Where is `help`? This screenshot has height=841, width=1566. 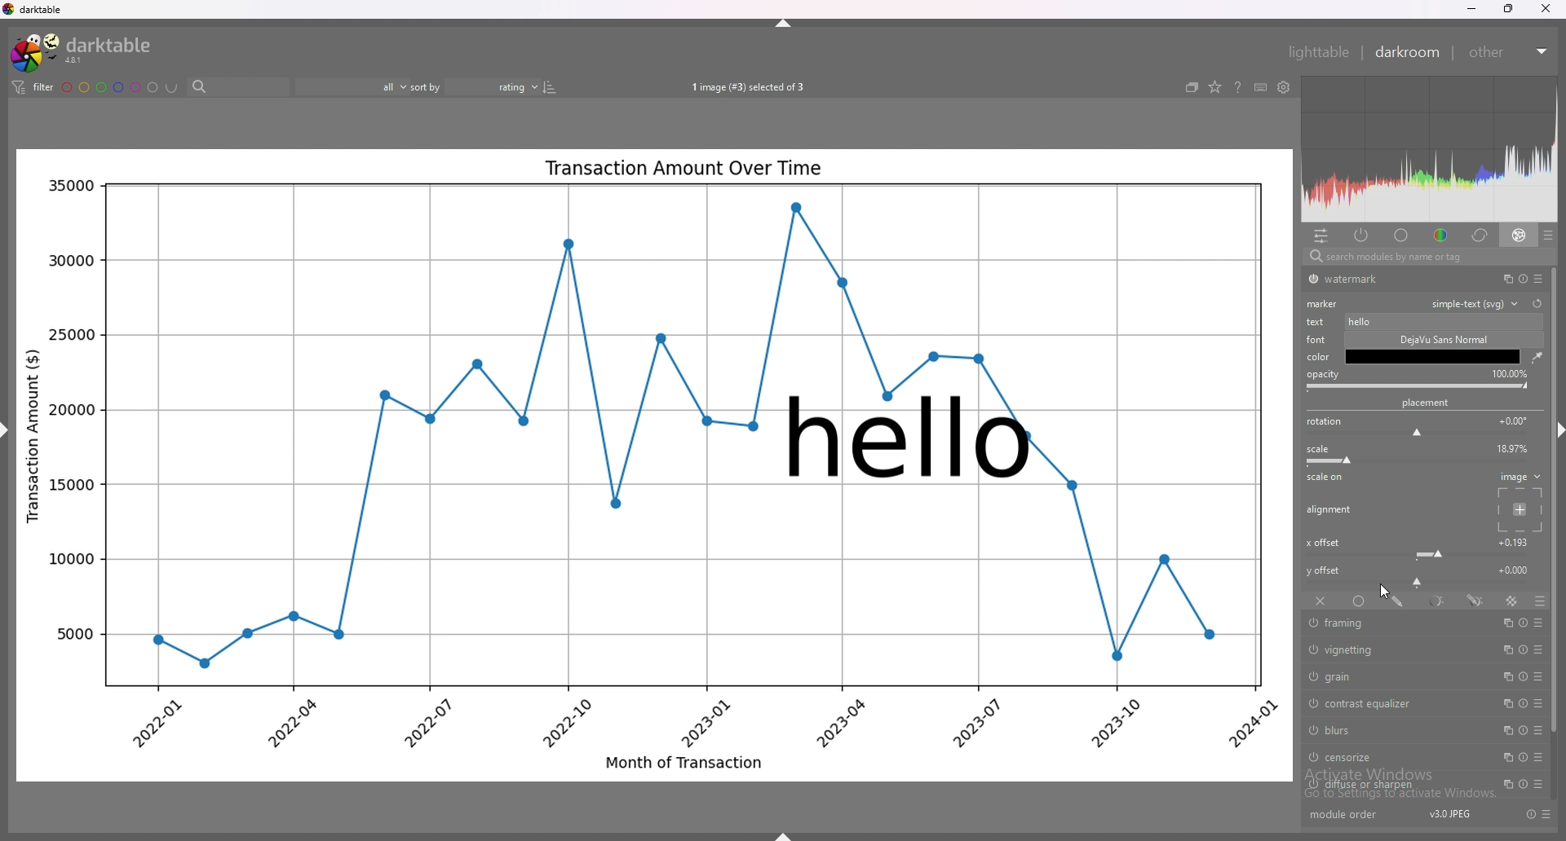 help is located at coordinates (1239, 88).